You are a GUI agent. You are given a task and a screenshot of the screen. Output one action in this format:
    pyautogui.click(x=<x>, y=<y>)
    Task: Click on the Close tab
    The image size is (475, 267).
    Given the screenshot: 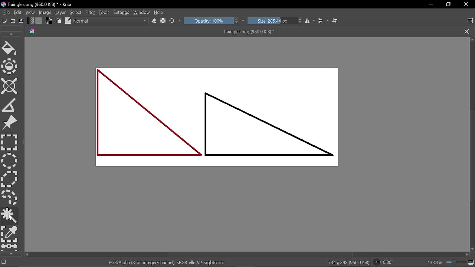 What is the action you would take?
    pyautogui.click(x=465, y=31)
    